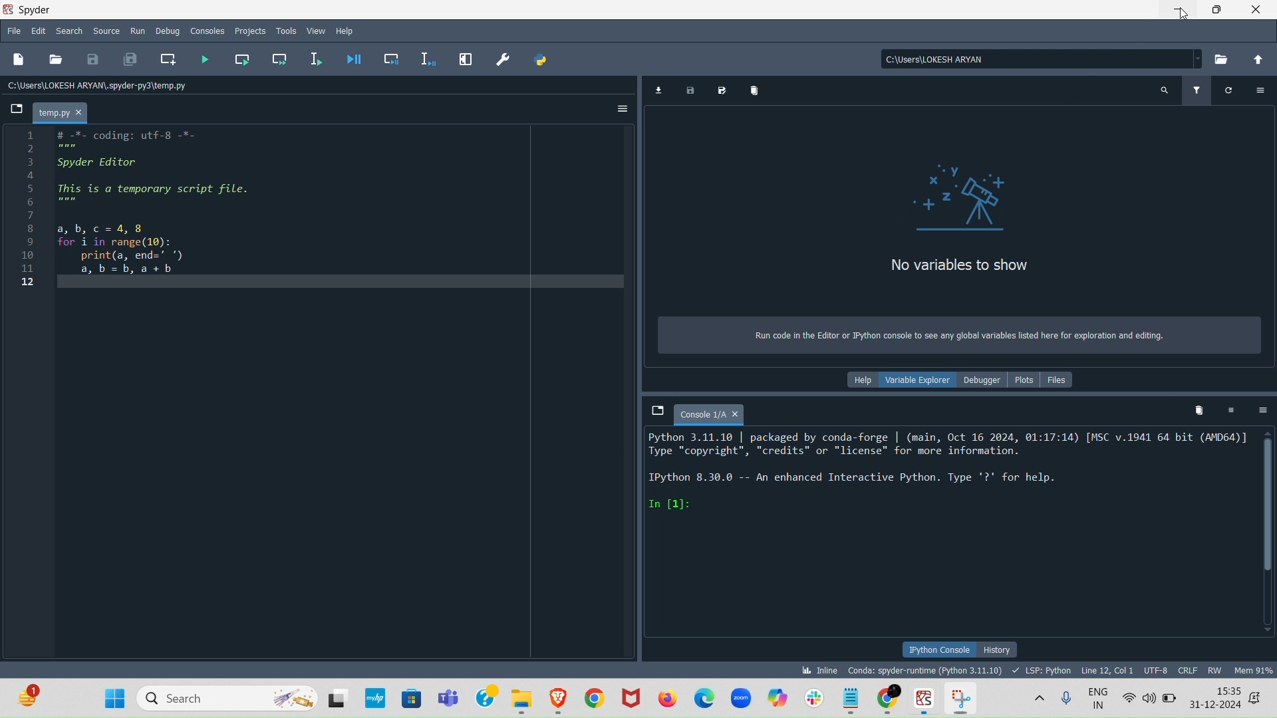 The image size is (1277, 718). Describe the element at coordinates (37, 29) in the screenshot. I see `Edit` at that location.